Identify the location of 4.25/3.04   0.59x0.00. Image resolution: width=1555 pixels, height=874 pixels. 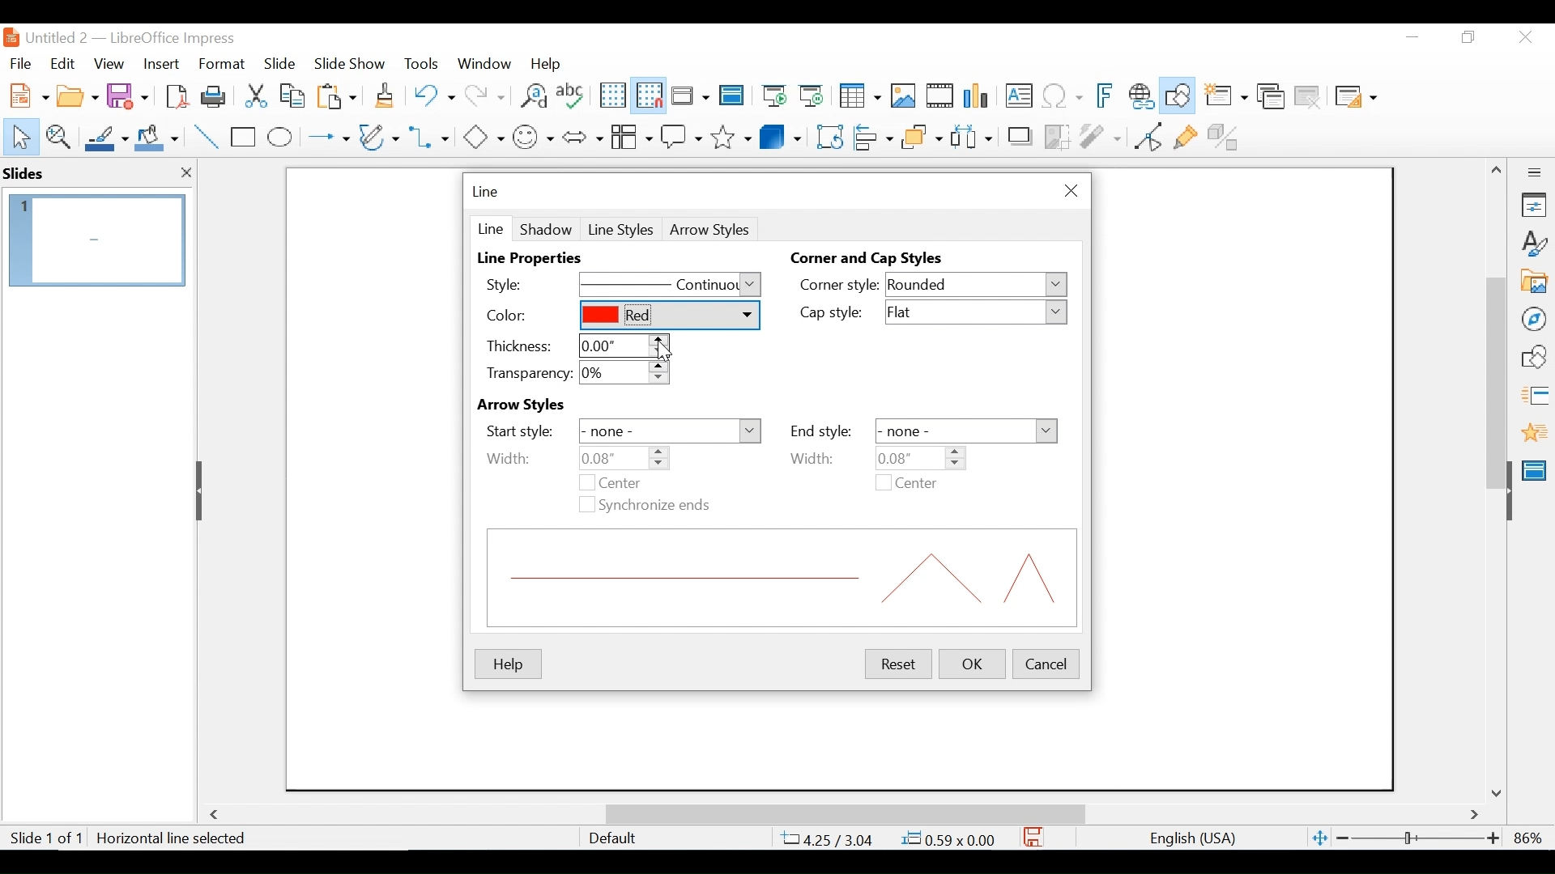
(890, 838).